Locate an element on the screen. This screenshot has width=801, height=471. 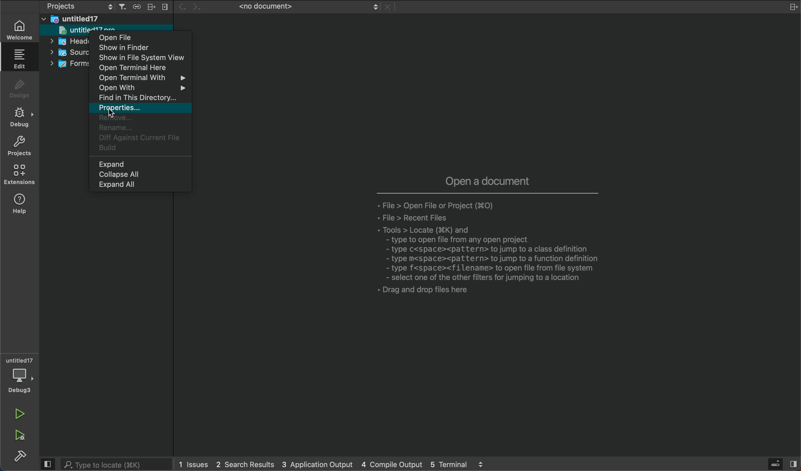
open with is located at coordinates (142, 89).